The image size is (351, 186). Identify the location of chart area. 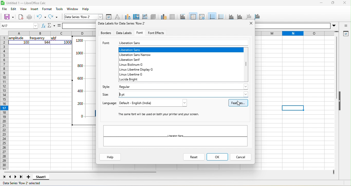
(135, 16).